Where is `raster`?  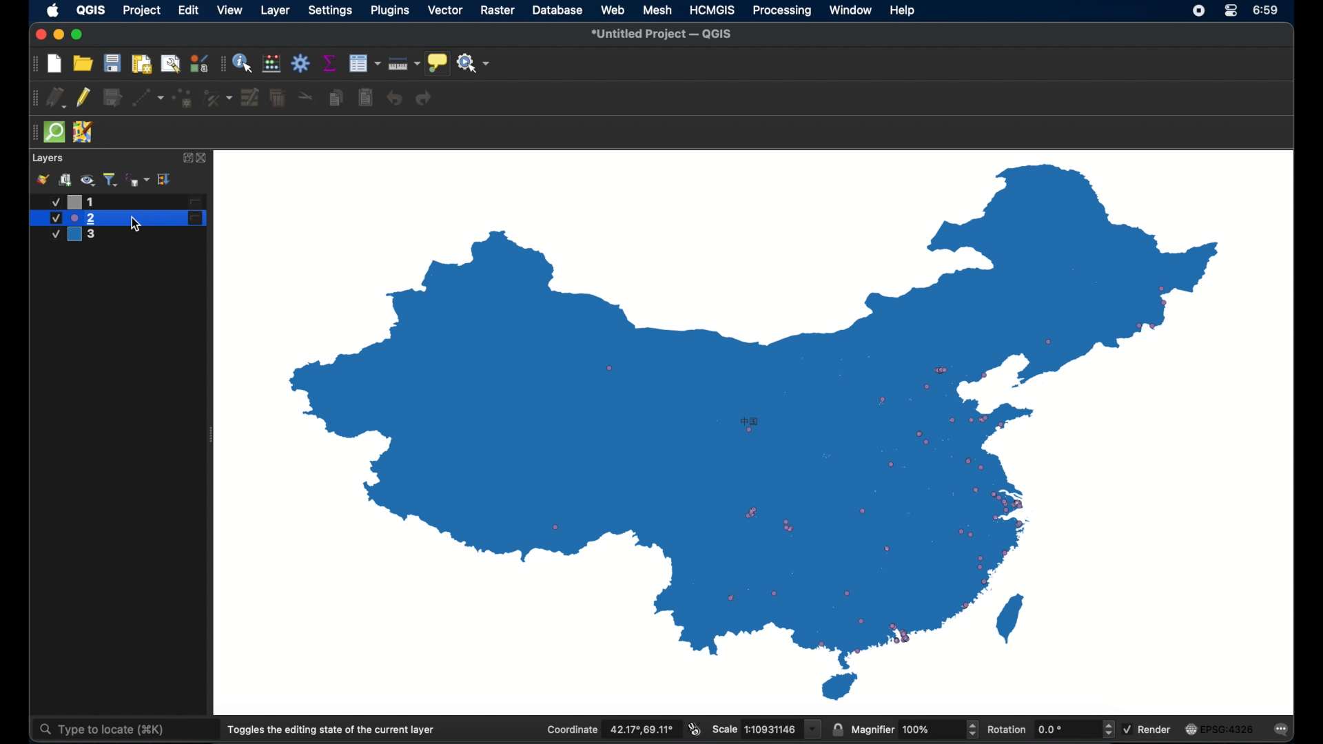
raster is located at coordinates (498, 10).